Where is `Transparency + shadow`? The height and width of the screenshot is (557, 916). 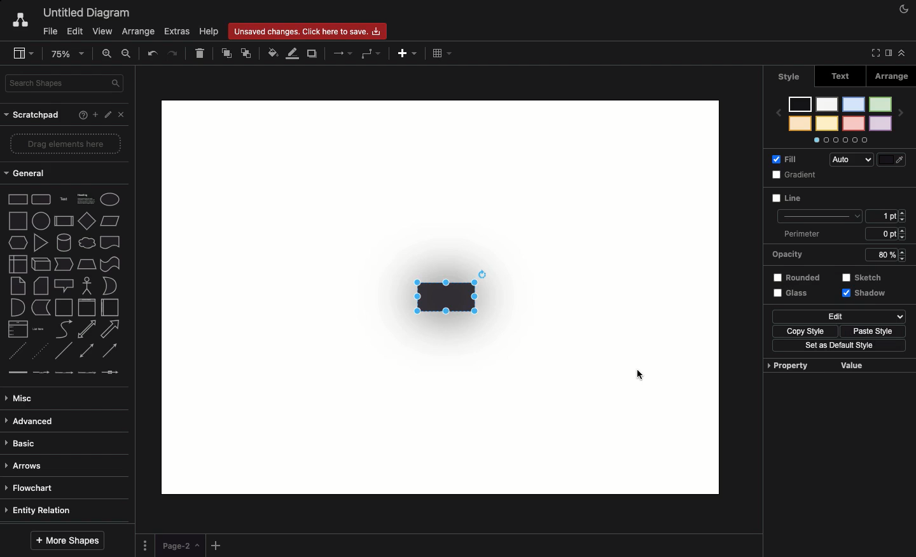
Transparency + shadow is located at coordinates (454, 292).